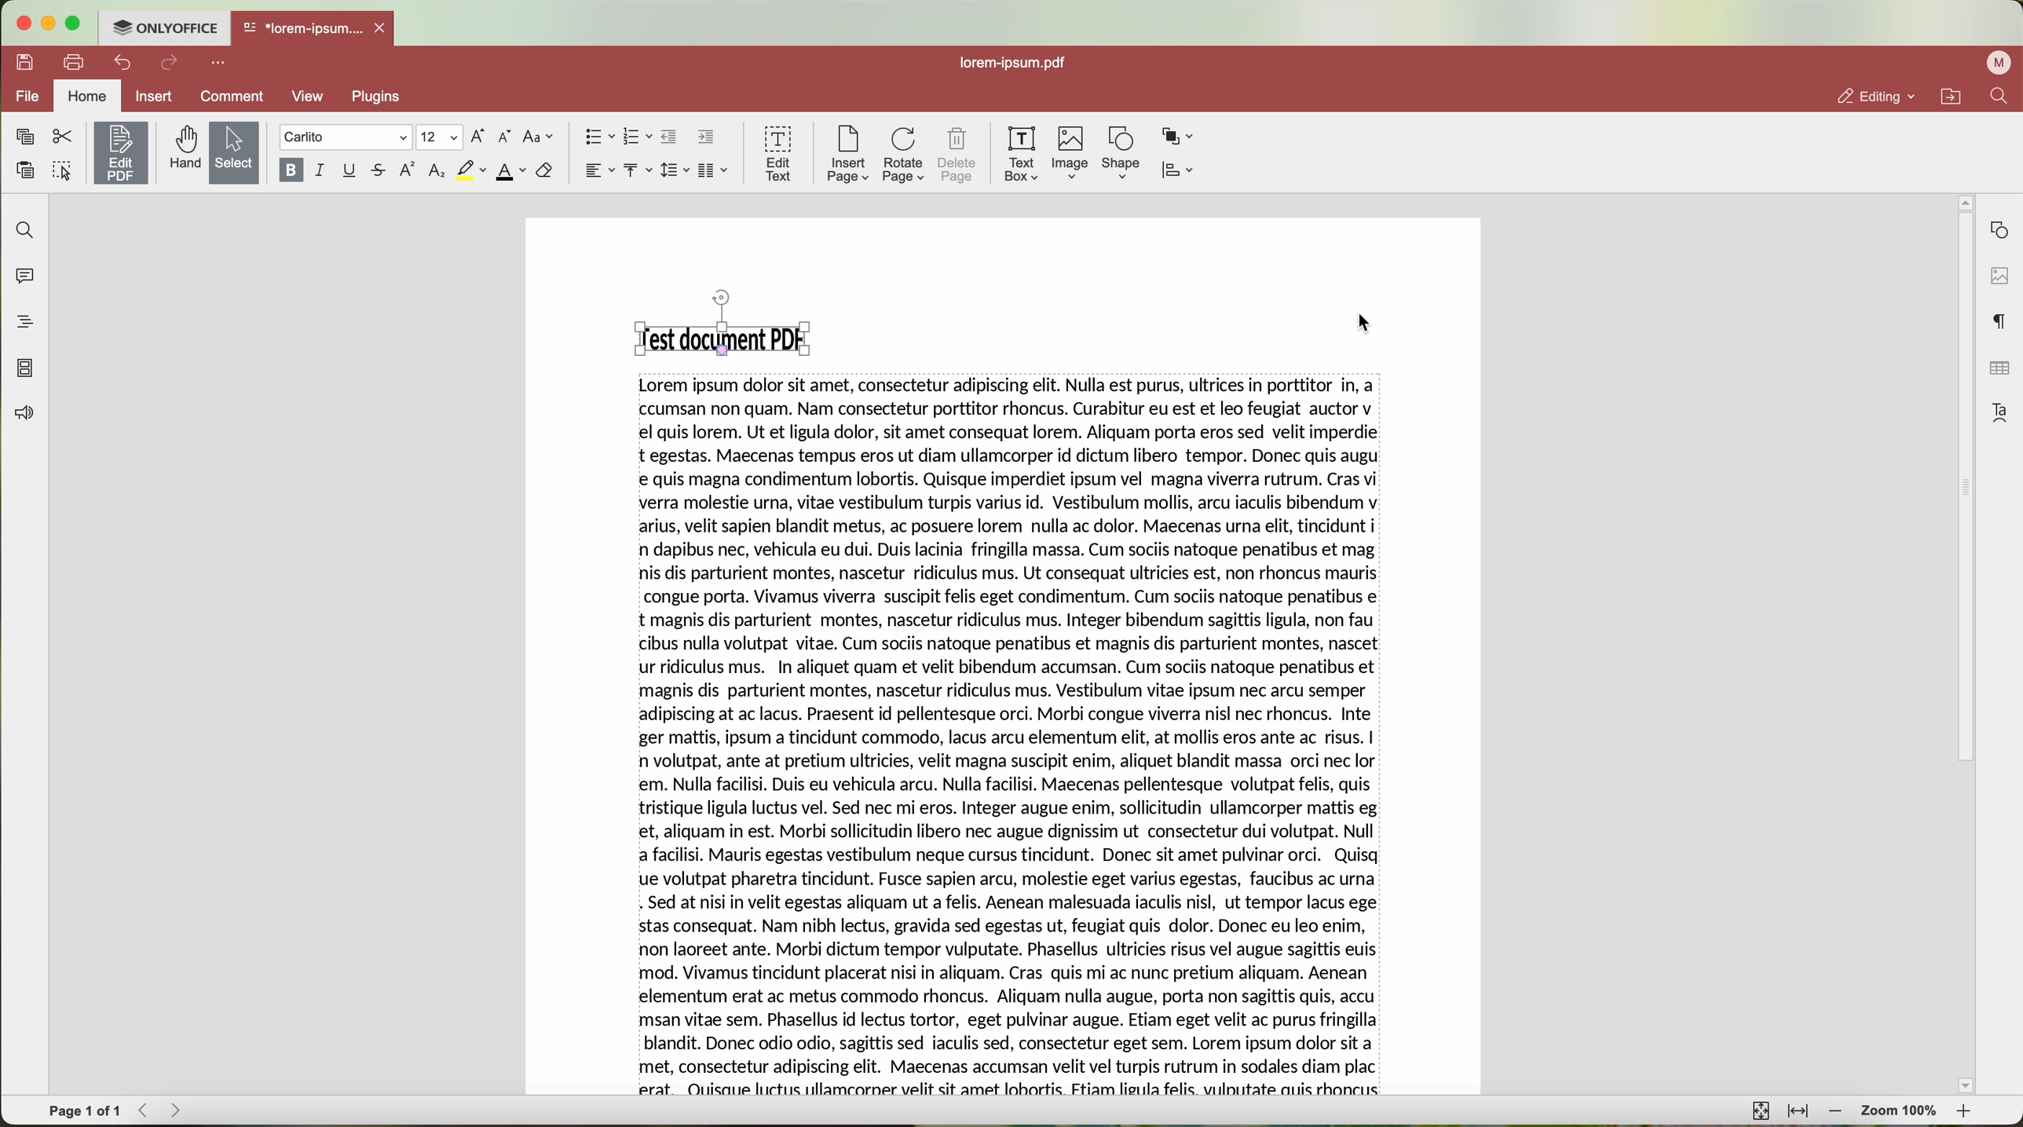 This screenshot has width=2023, height=1127. I want to click on print, so click(73, 61).